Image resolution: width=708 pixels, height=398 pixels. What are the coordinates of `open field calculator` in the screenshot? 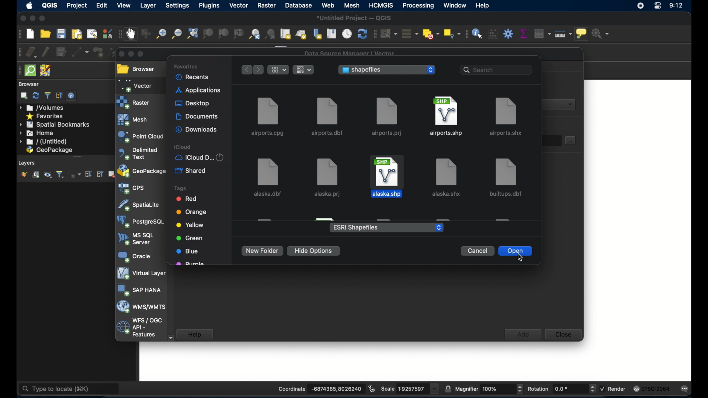 It's located at (493, 34).